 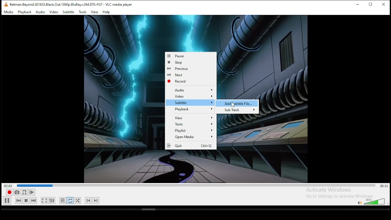 What do you see at coordinates (375, 201) in the screenshot?
I see `volume` at bounding box center [375, 201].